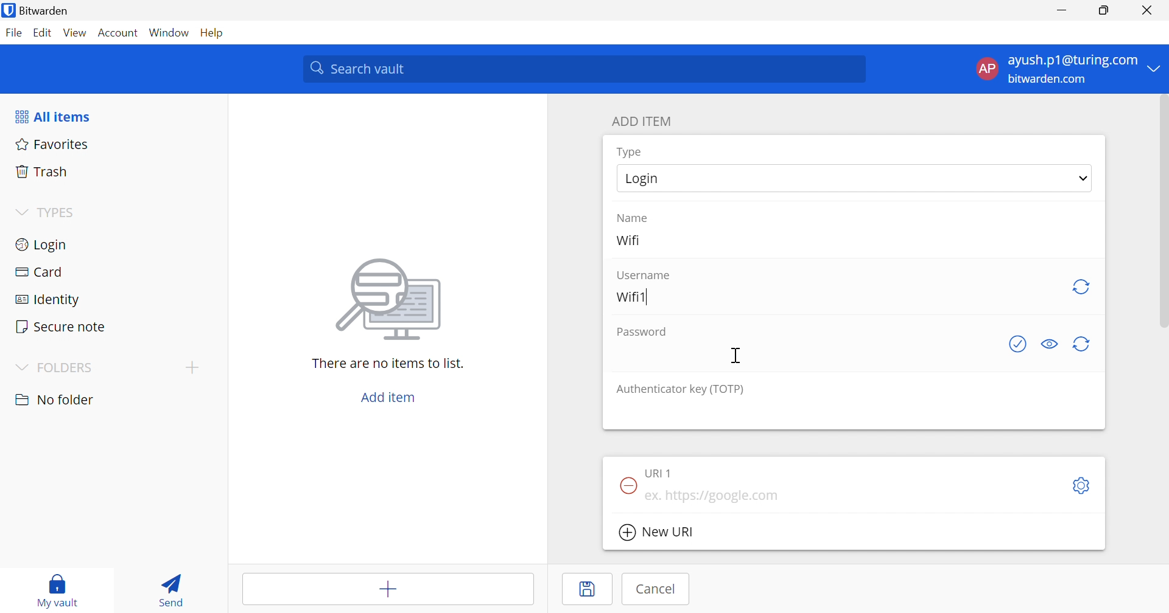 The height and width of the screenshot is (613, 1169). What do you see at coordinates (627, 485) in the screenshot?
I see `Remove` at bounding box center [627, 485].